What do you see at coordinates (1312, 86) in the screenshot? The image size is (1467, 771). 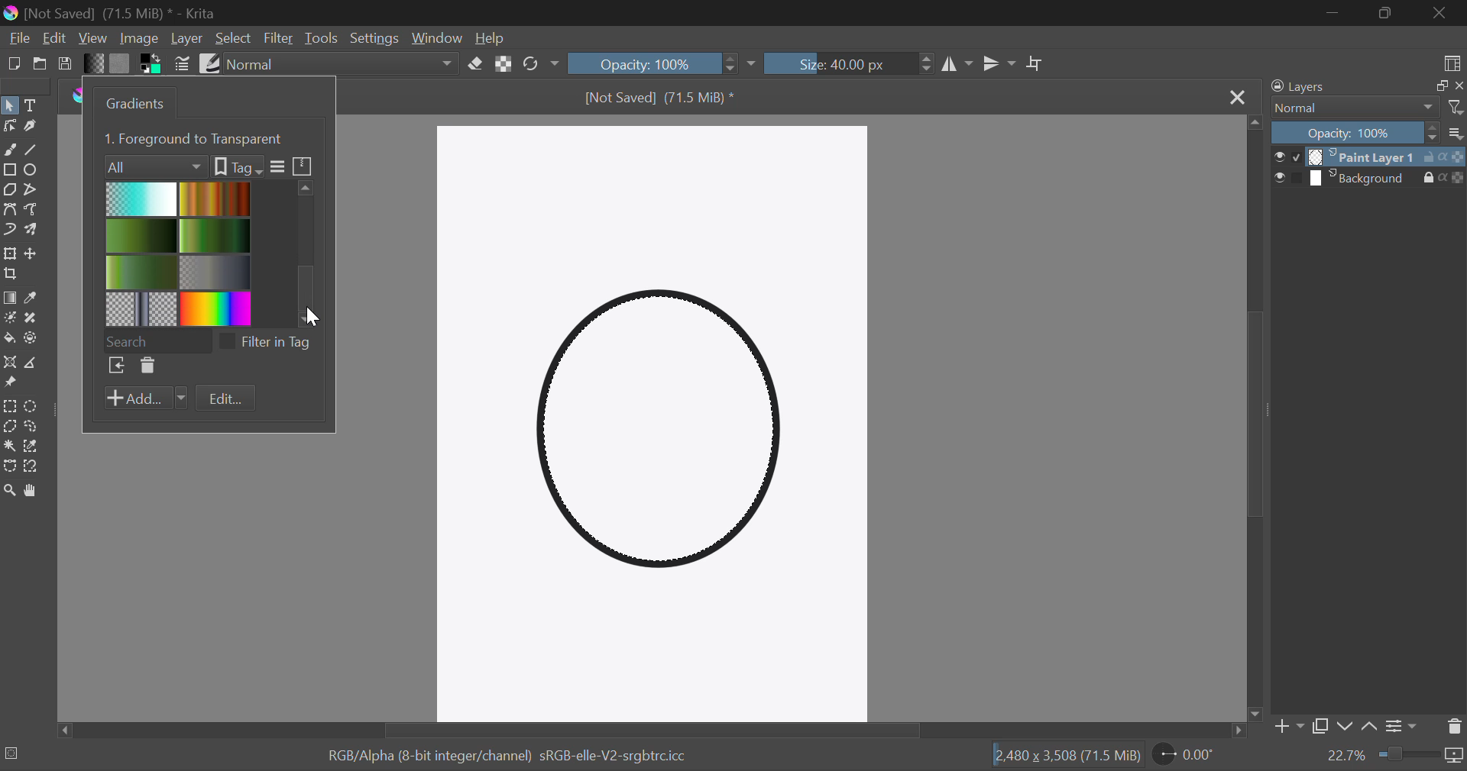 I see `Layers Docker` at bounding box center [1312, 86].